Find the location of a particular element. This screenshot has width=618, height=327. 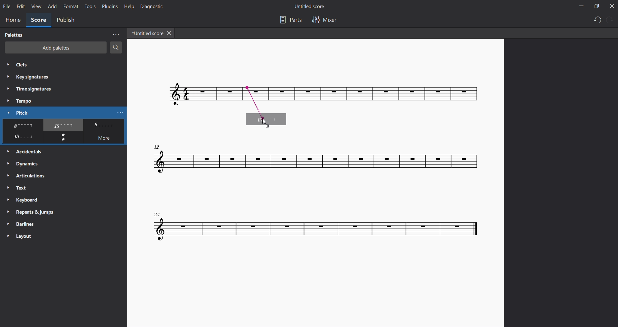

accidentals is located at coordinates (28, 151).